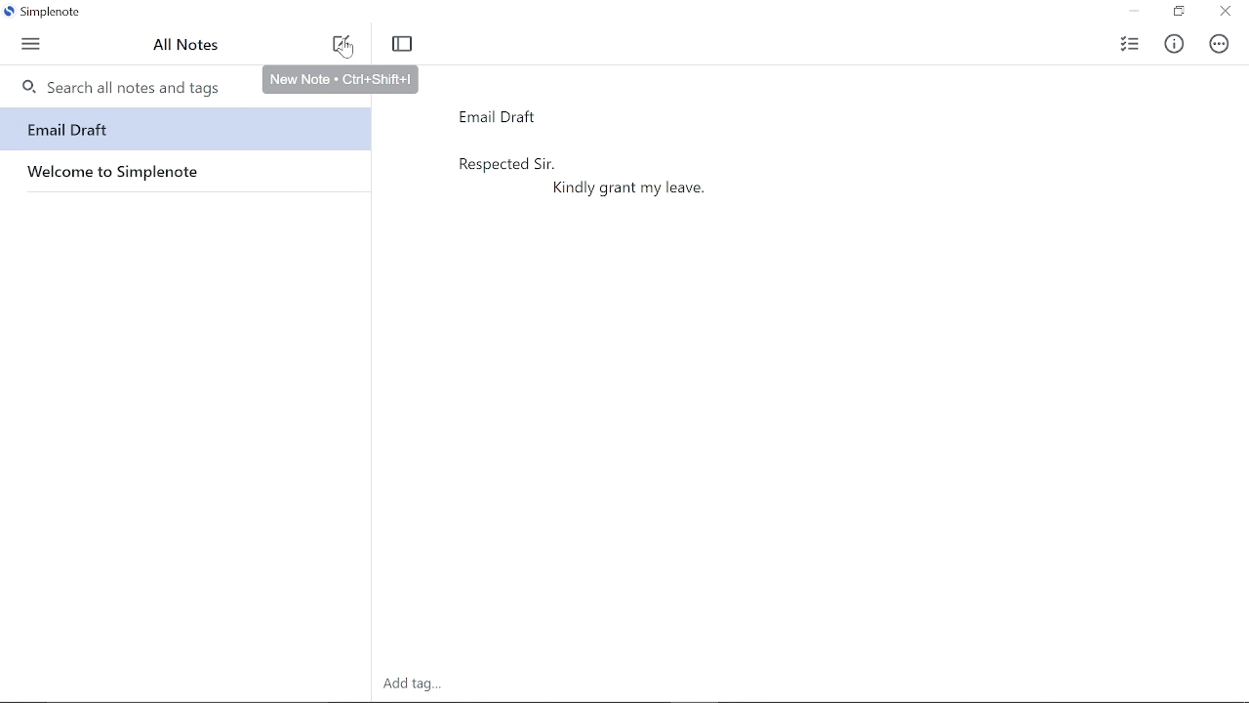 The height and width of the screenshot is (703, 1249). I want to click on Info, so click(1173, 43).